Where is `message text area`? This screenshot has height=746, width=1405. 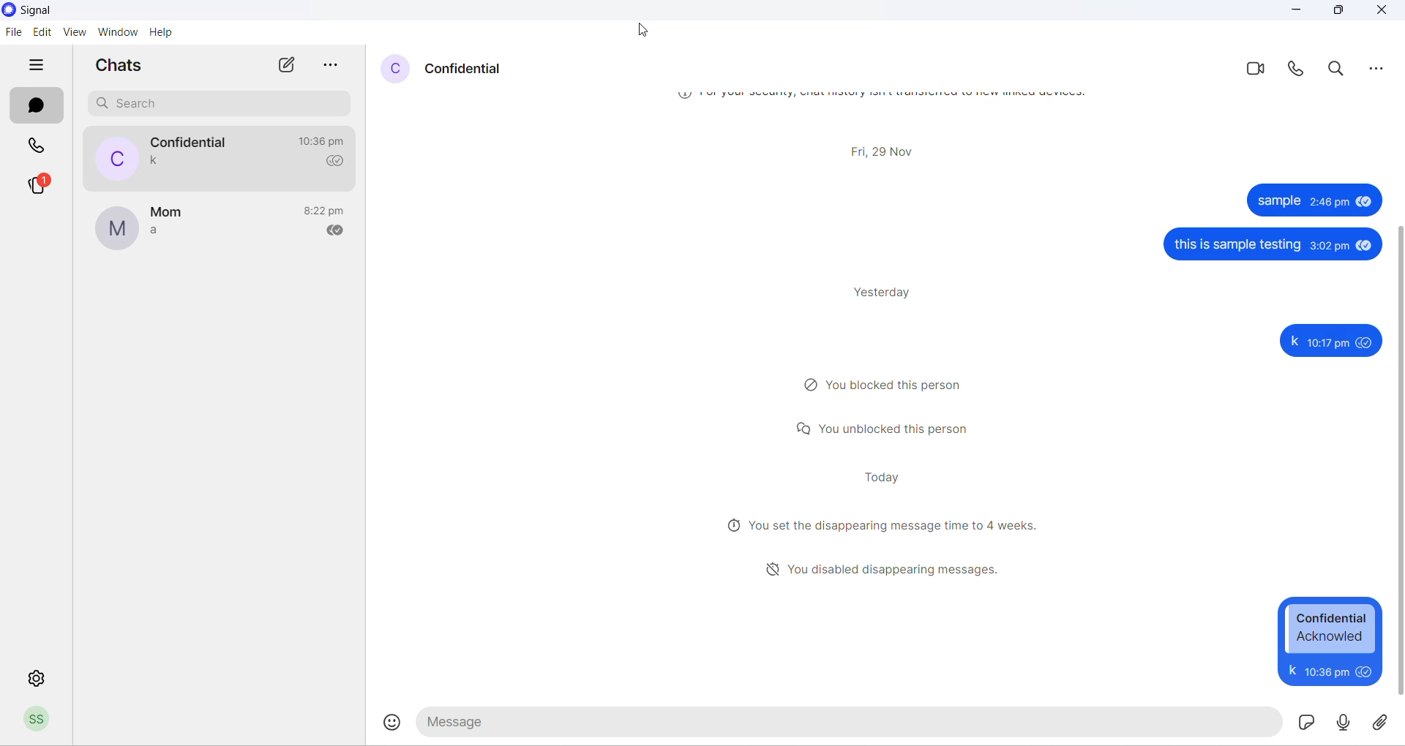 message text area is located at coordinates (850, 722).